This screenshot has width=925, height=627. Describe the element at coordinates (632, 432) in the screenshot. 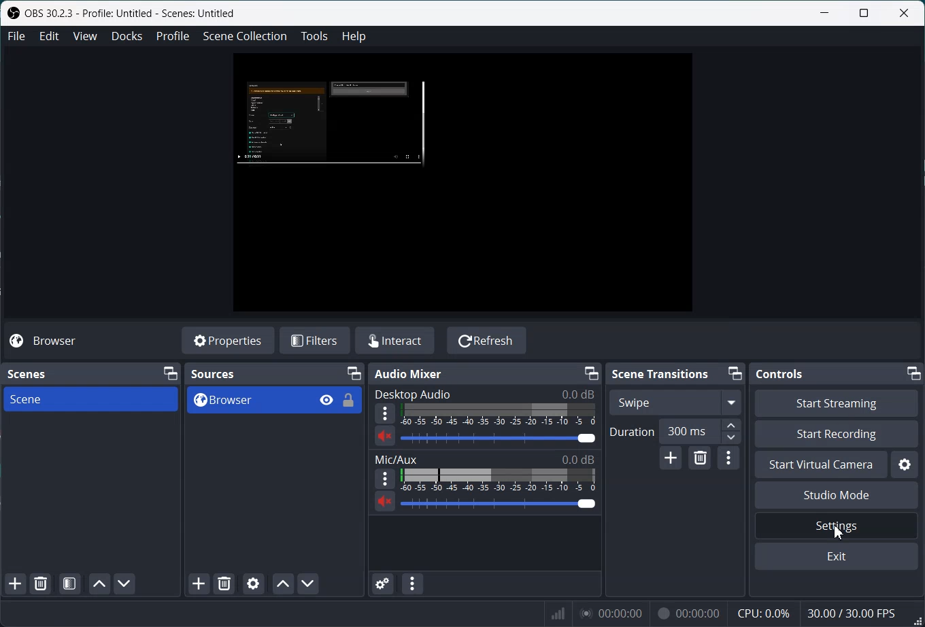

I see `Duration` at that location.